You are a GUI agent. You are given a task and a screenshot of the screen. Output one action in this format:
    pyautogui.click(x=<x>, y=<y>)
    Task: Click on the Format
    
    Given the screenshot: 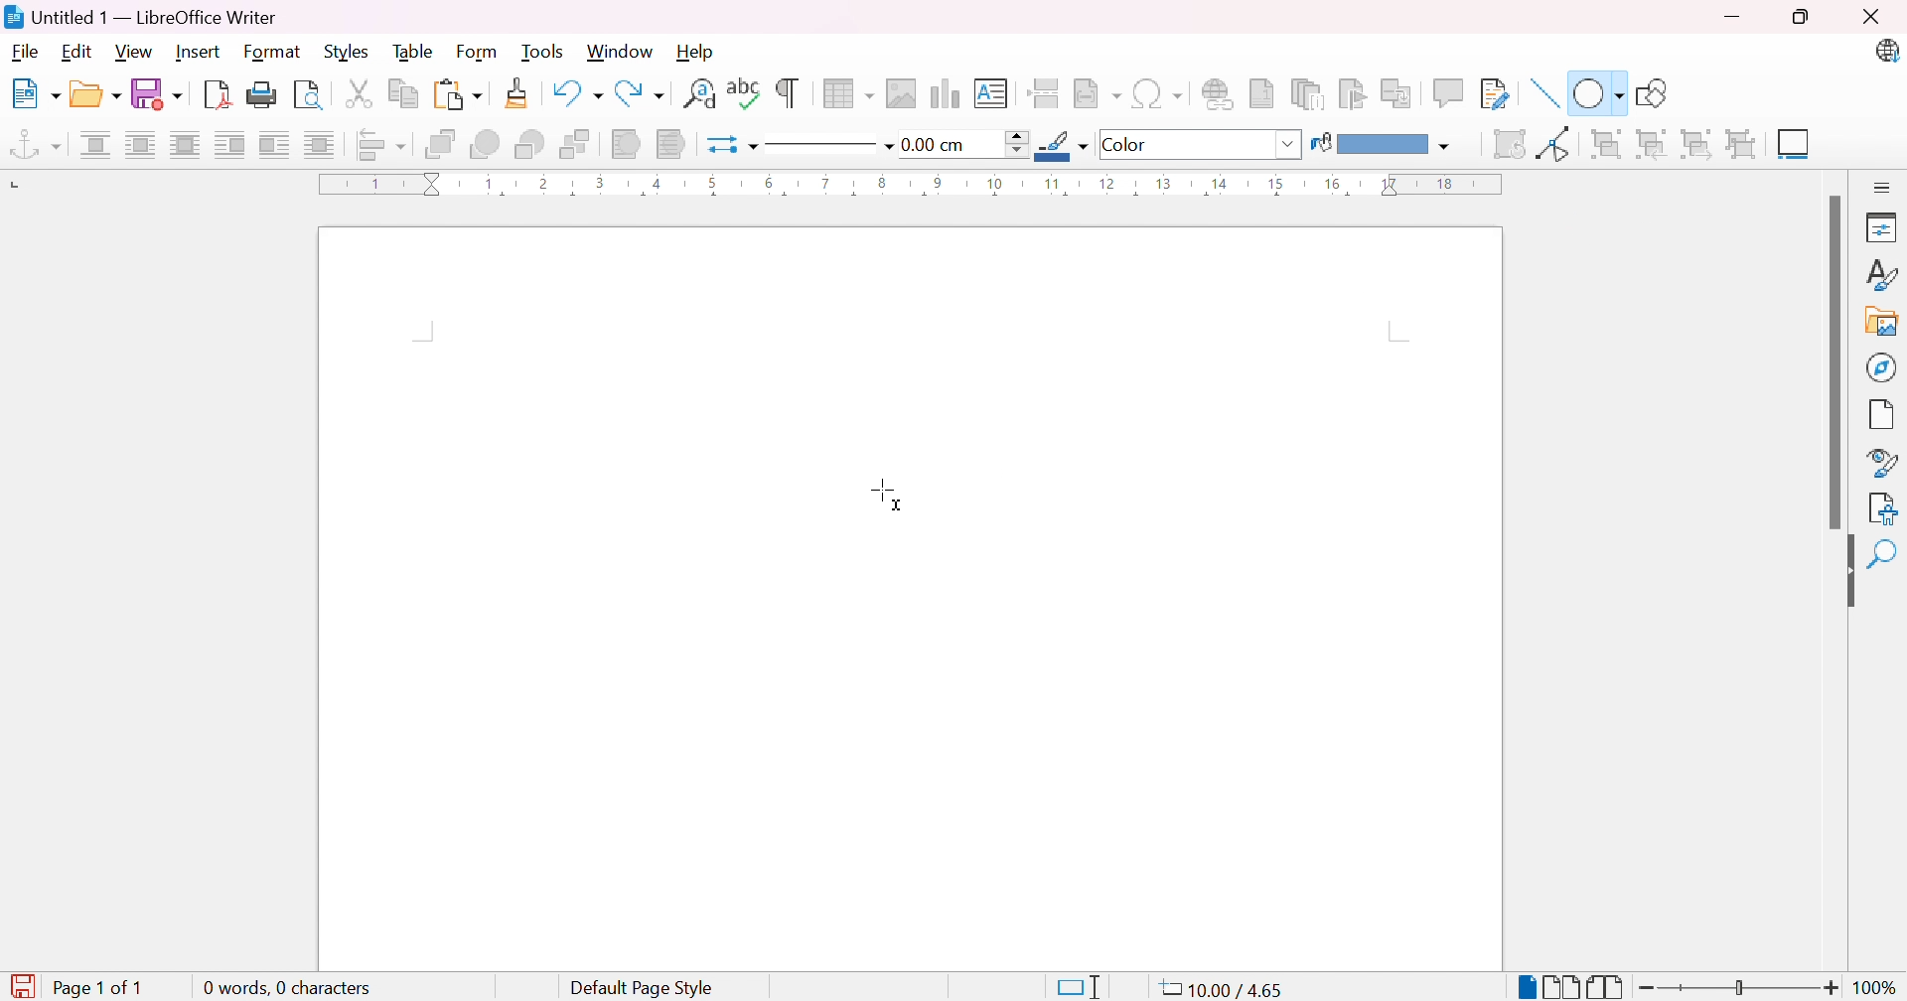 What is the action you would take?
    pyautogui.click(x=273, y=53)
    